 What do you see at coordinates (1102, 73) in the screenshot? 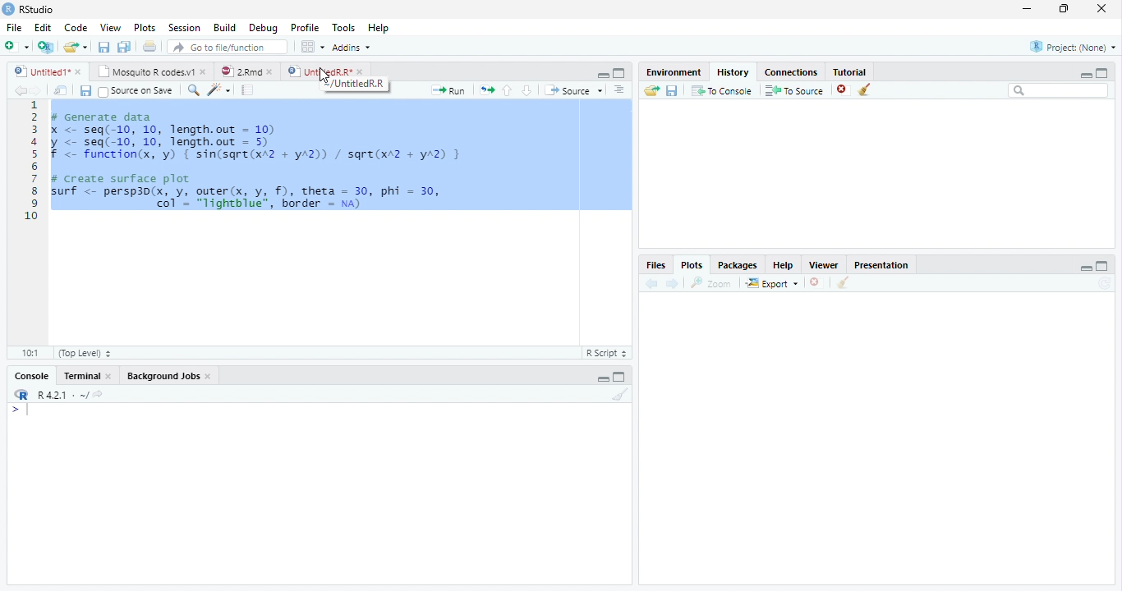
I see `maximize` at bounding box center [1102, 73].